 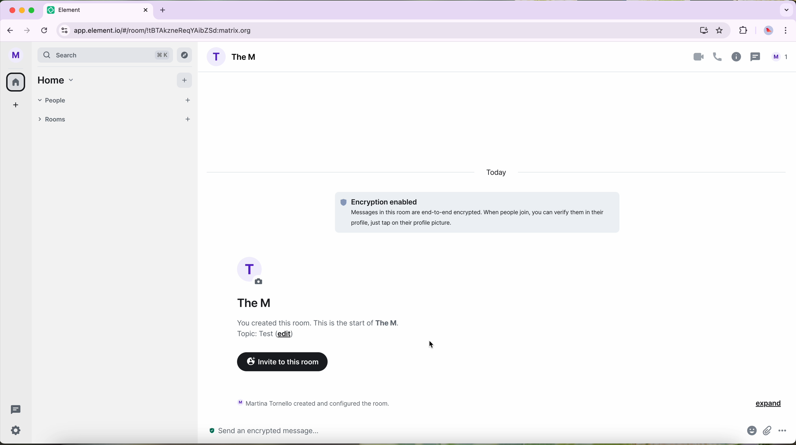 What do you see at coordinates (316, 401) in the screenshot?
I see `activity chat` at bounding box center [316, 401].